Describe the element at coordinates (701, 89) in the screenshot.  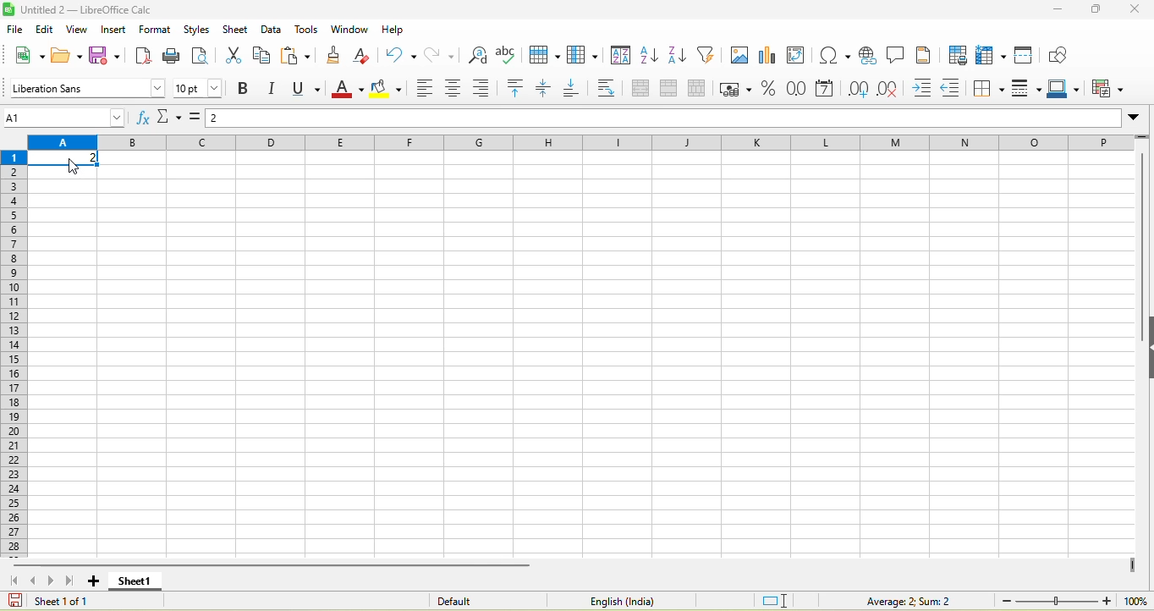
I see `split` at that location.